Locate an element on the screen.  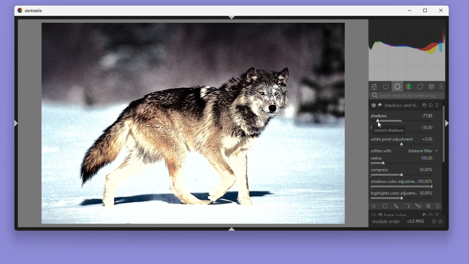
White Point adjustment is located at coordinates (391, 139).